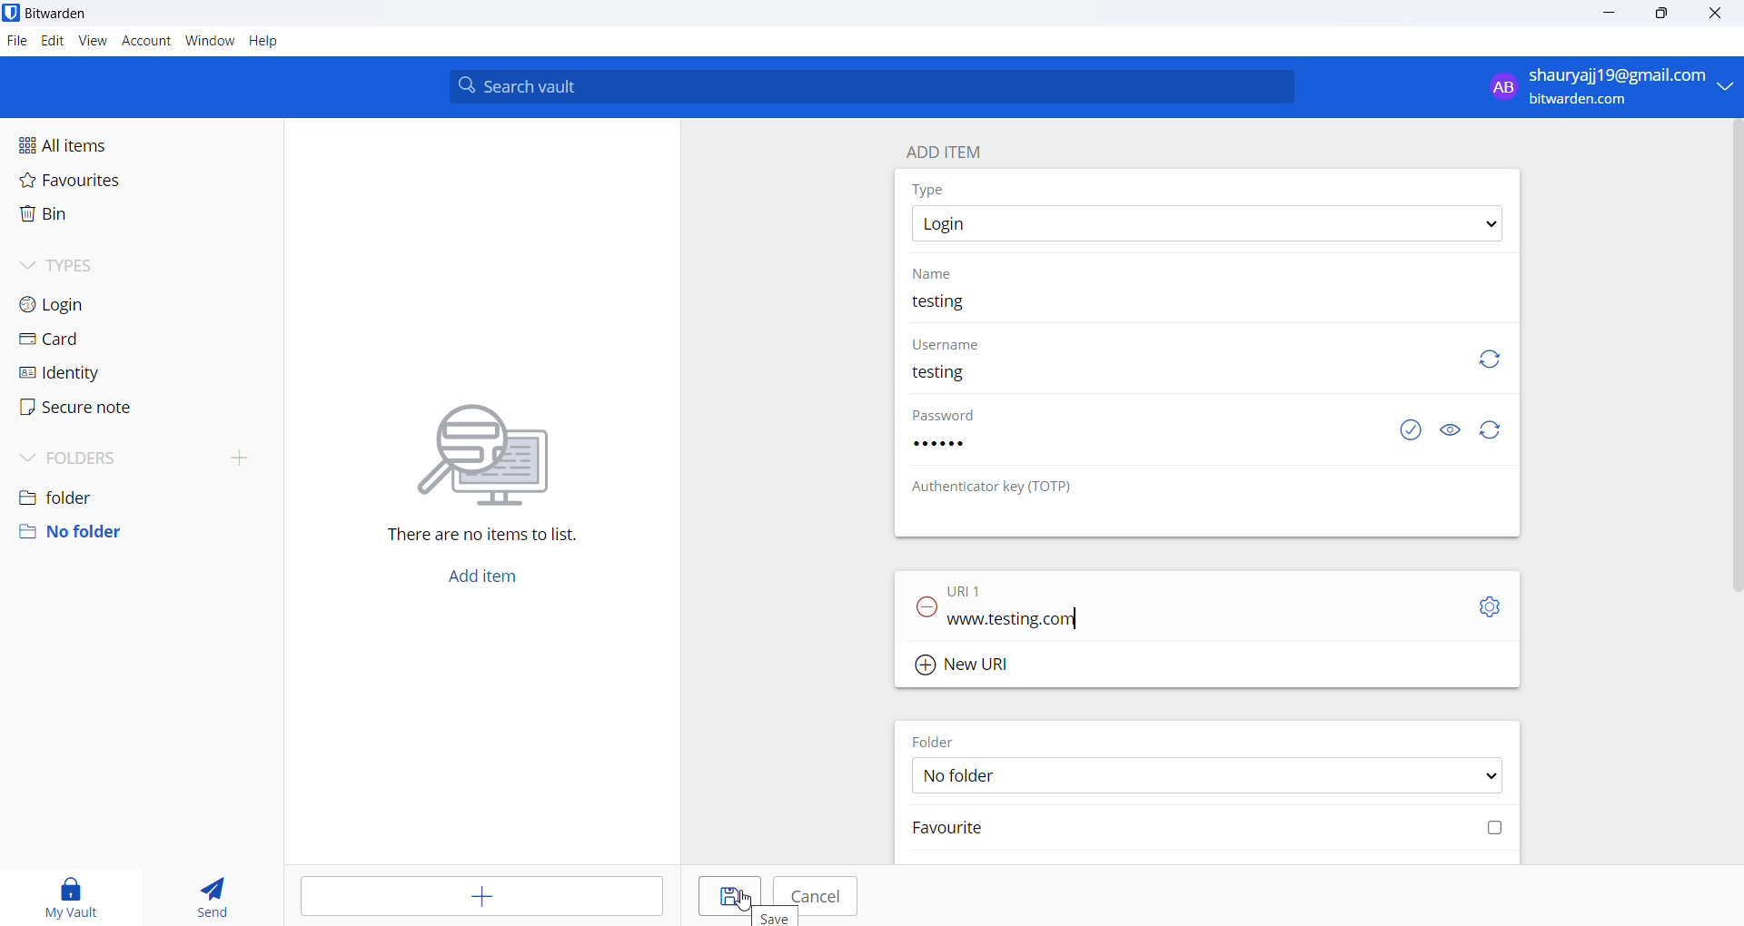 This screenshot has width=1744, height=926. I want to click on minimize, so click(1610, 14).